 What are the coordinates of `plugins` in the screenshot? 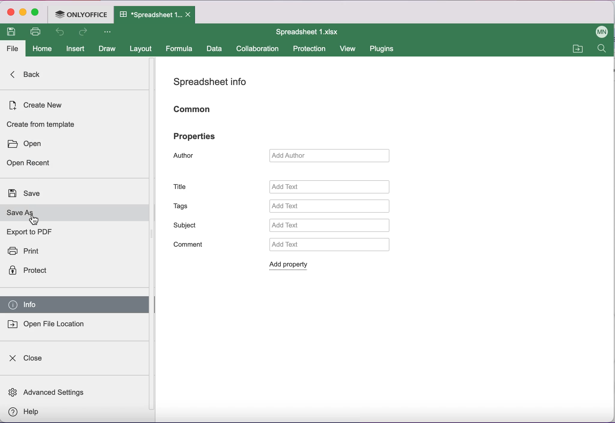 It's located at (384, 49).